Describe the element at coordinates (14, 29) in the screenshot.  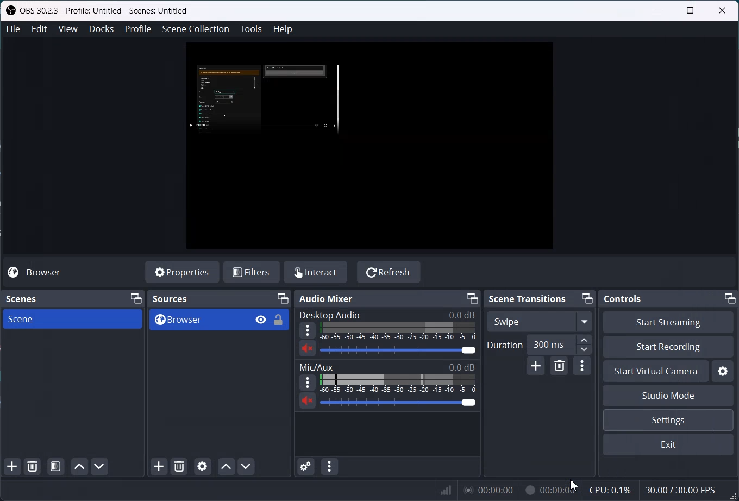
I see `File` at that location.